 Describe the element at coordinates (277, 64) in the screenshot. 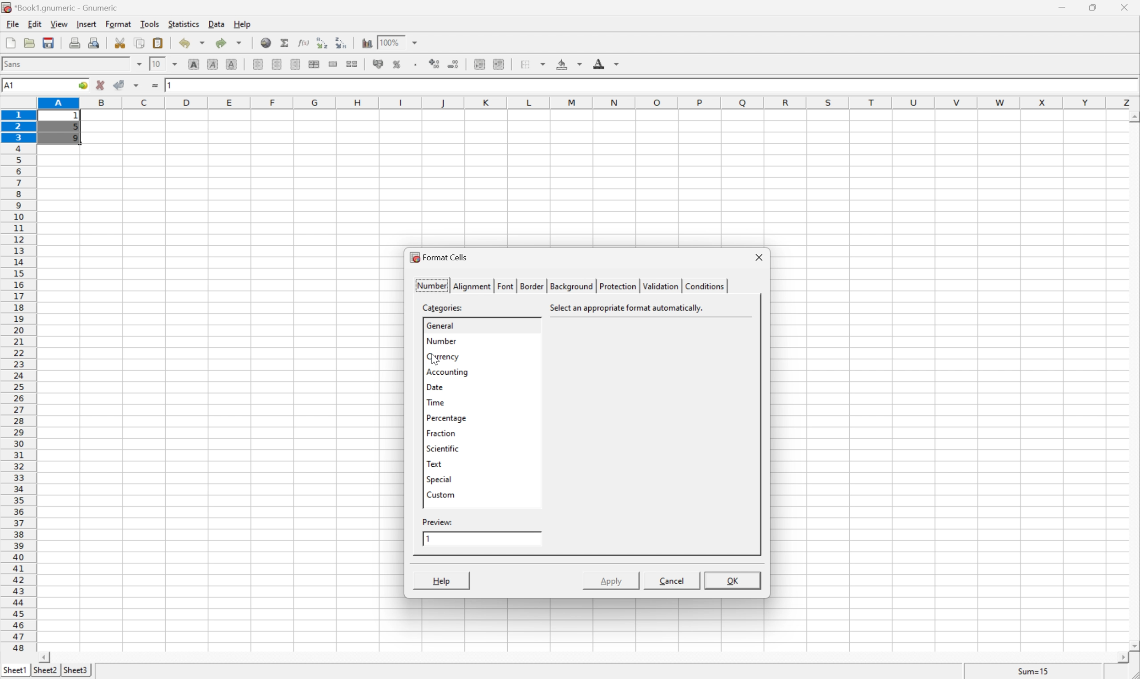

I see `align center` at that location.